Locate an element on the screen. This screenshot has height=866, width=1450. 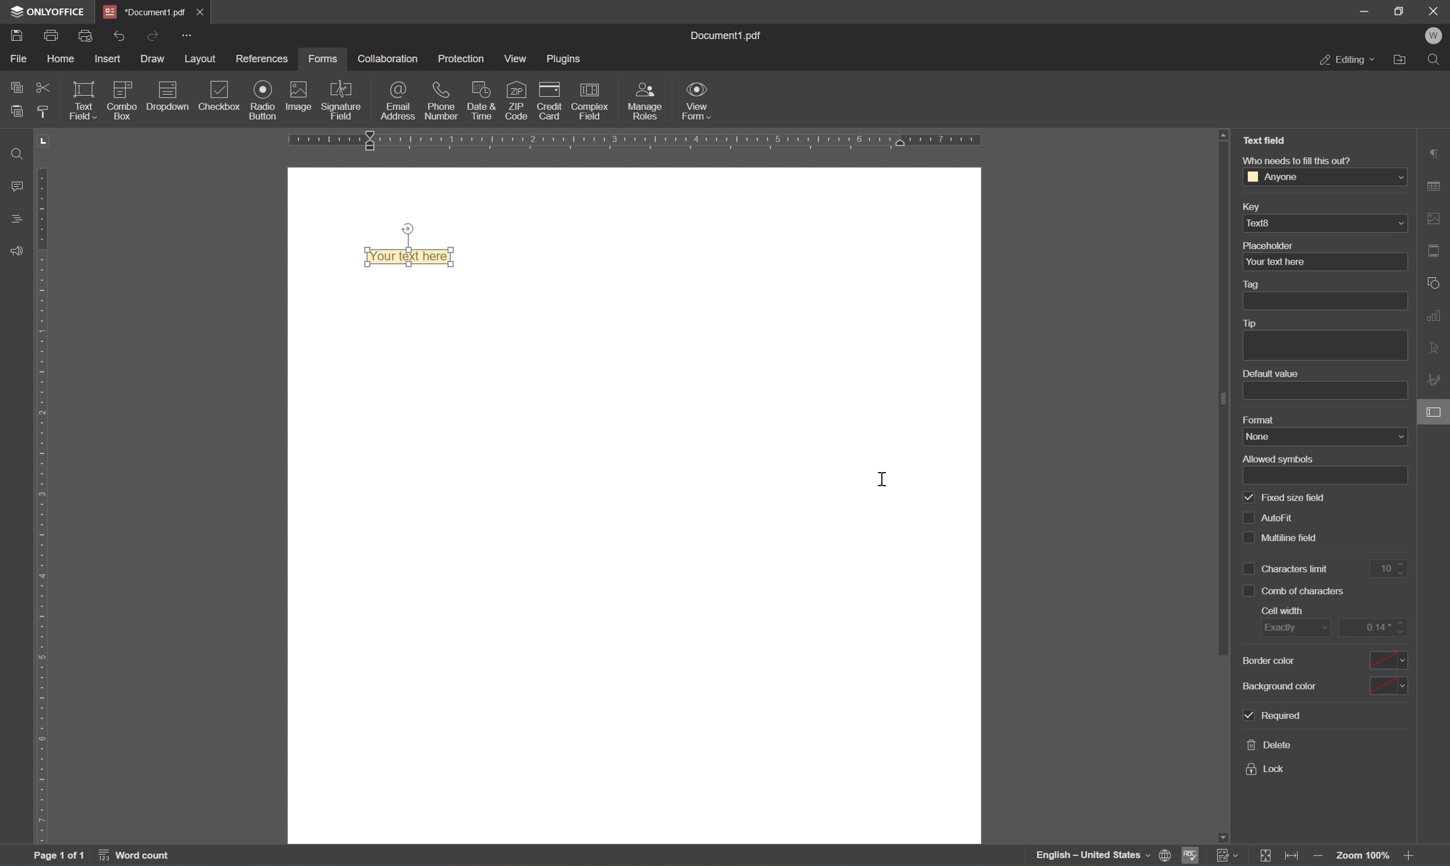
Page 1 of 1 is located at coordinates (58, 858).